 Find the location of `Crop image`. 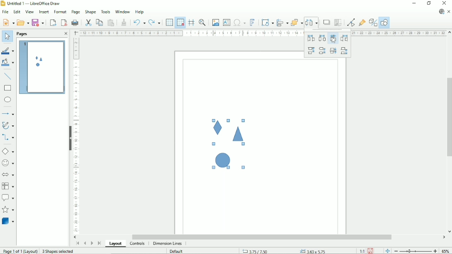

Crop image is located at coordinates (338, 23).